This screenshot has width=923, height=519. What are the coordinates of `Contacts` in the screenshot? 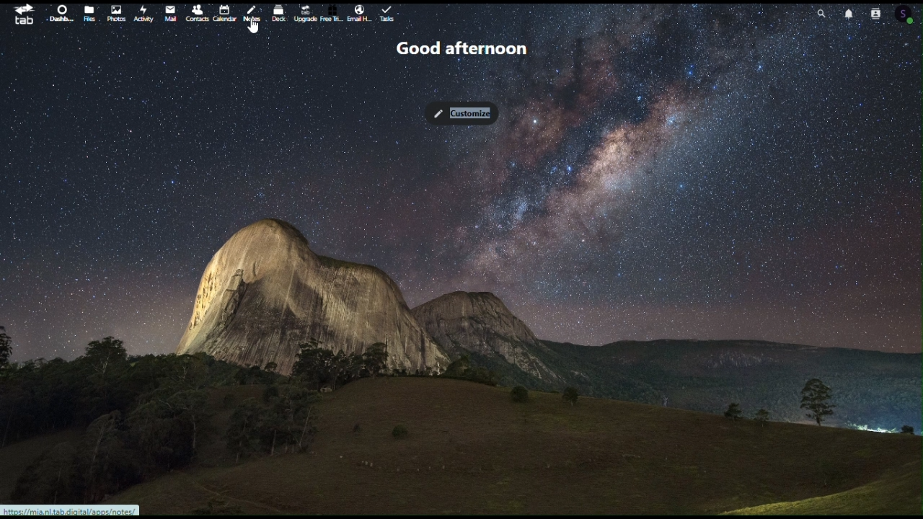 It's located at (882, 12).